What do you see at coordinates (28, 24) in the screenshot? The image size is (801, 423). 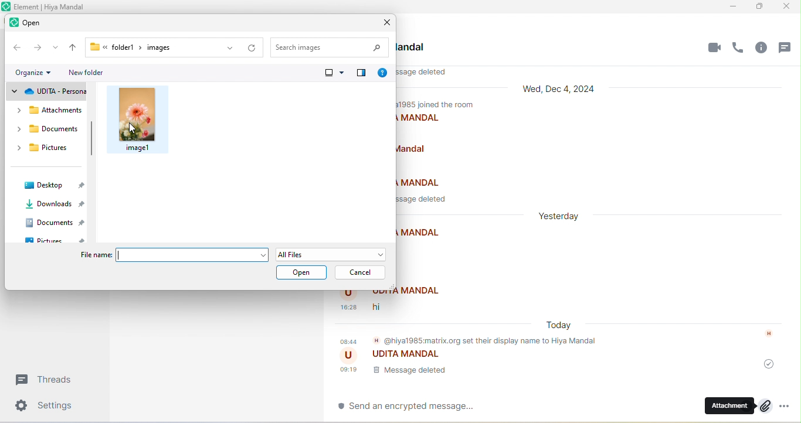 I see `open` at bounding box center [28, 24].